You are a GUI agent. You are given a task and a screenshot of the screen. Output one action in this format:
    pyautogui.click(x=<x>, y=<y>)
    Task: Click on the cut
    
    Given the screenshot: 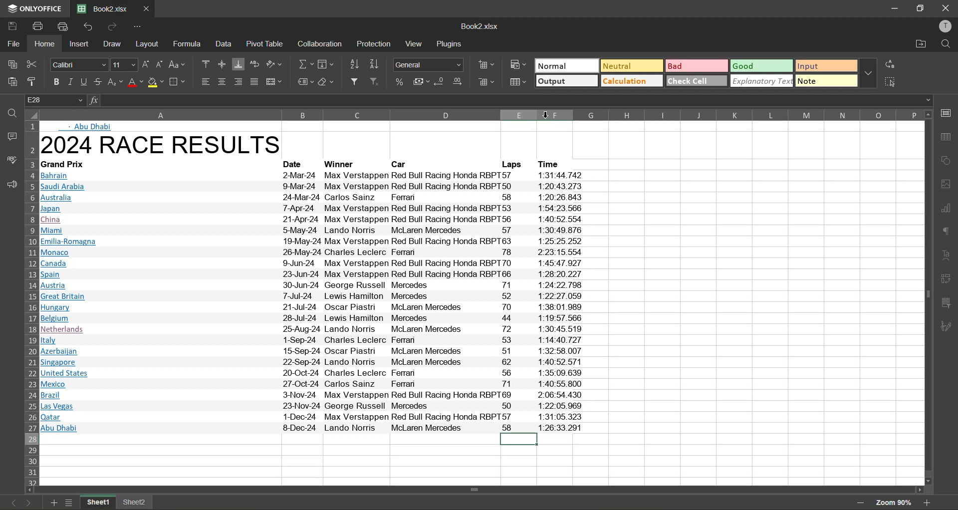 What is the action you would take?
    pyautogui.click(x=33, y=66)
    